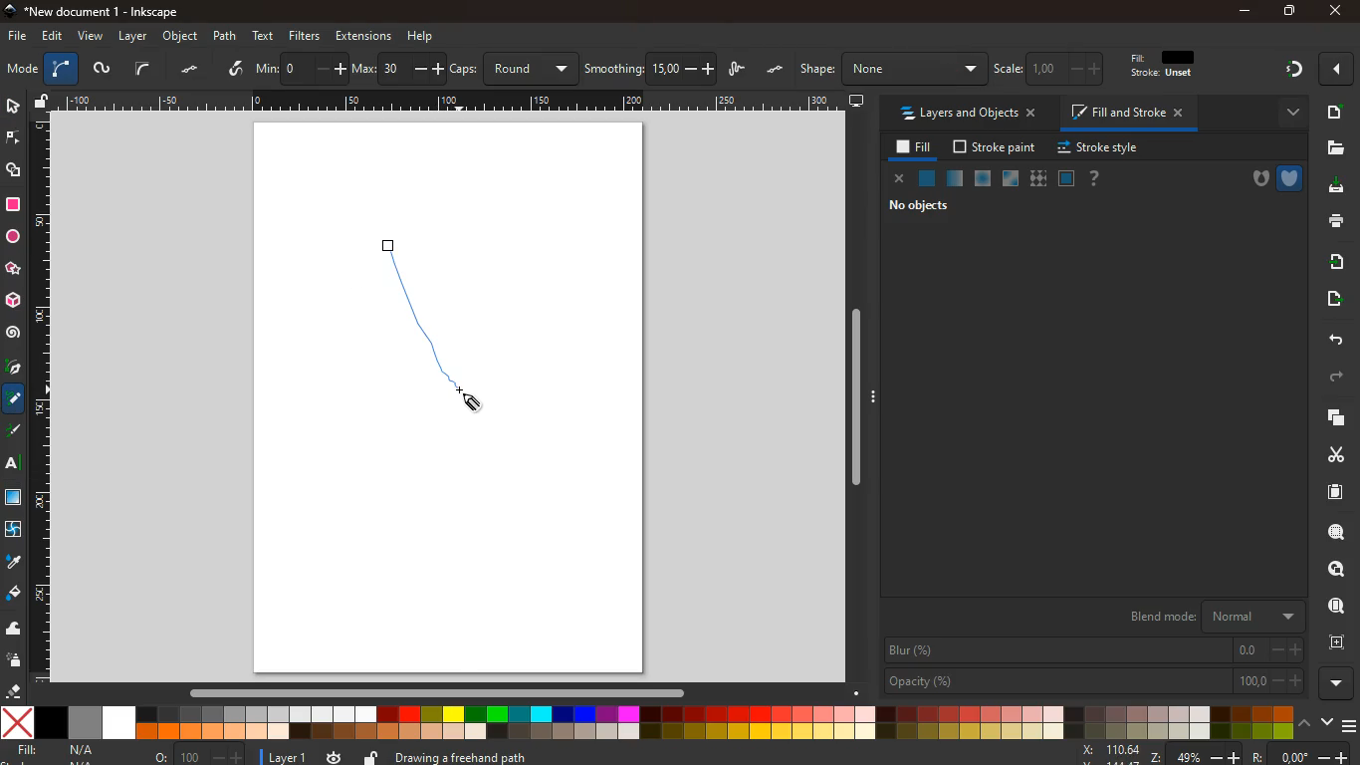  I want to click on unlock, so click(43, 103).